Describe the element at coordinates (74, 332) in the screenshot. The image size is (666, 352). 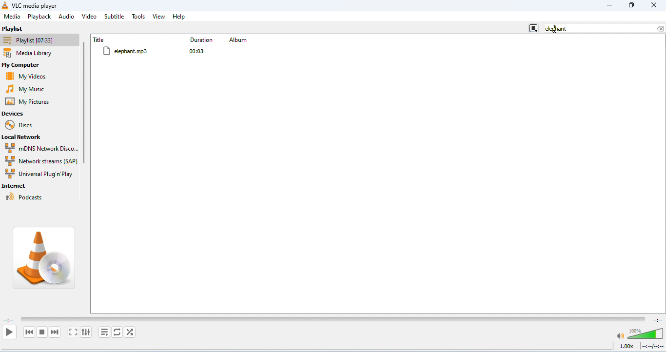
I see `toggle full screen ` at that location.